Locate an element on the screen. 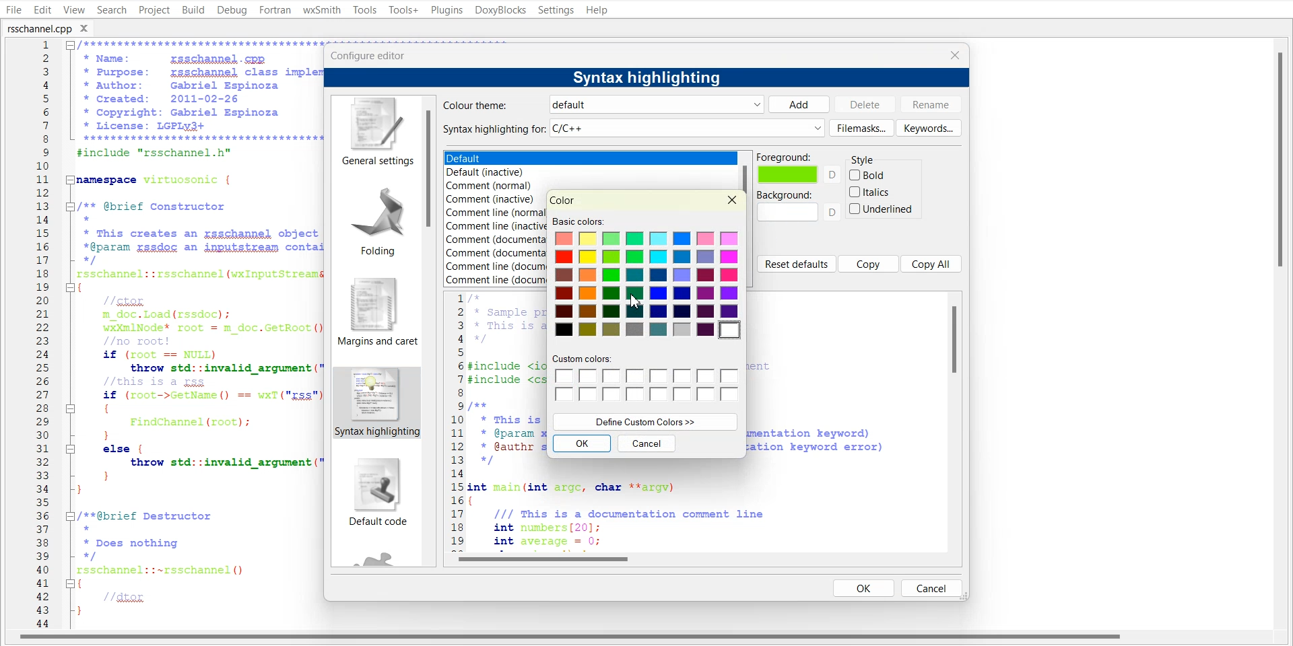 The image size is (1293, 646). Bold is located at coordinates (868, 175).